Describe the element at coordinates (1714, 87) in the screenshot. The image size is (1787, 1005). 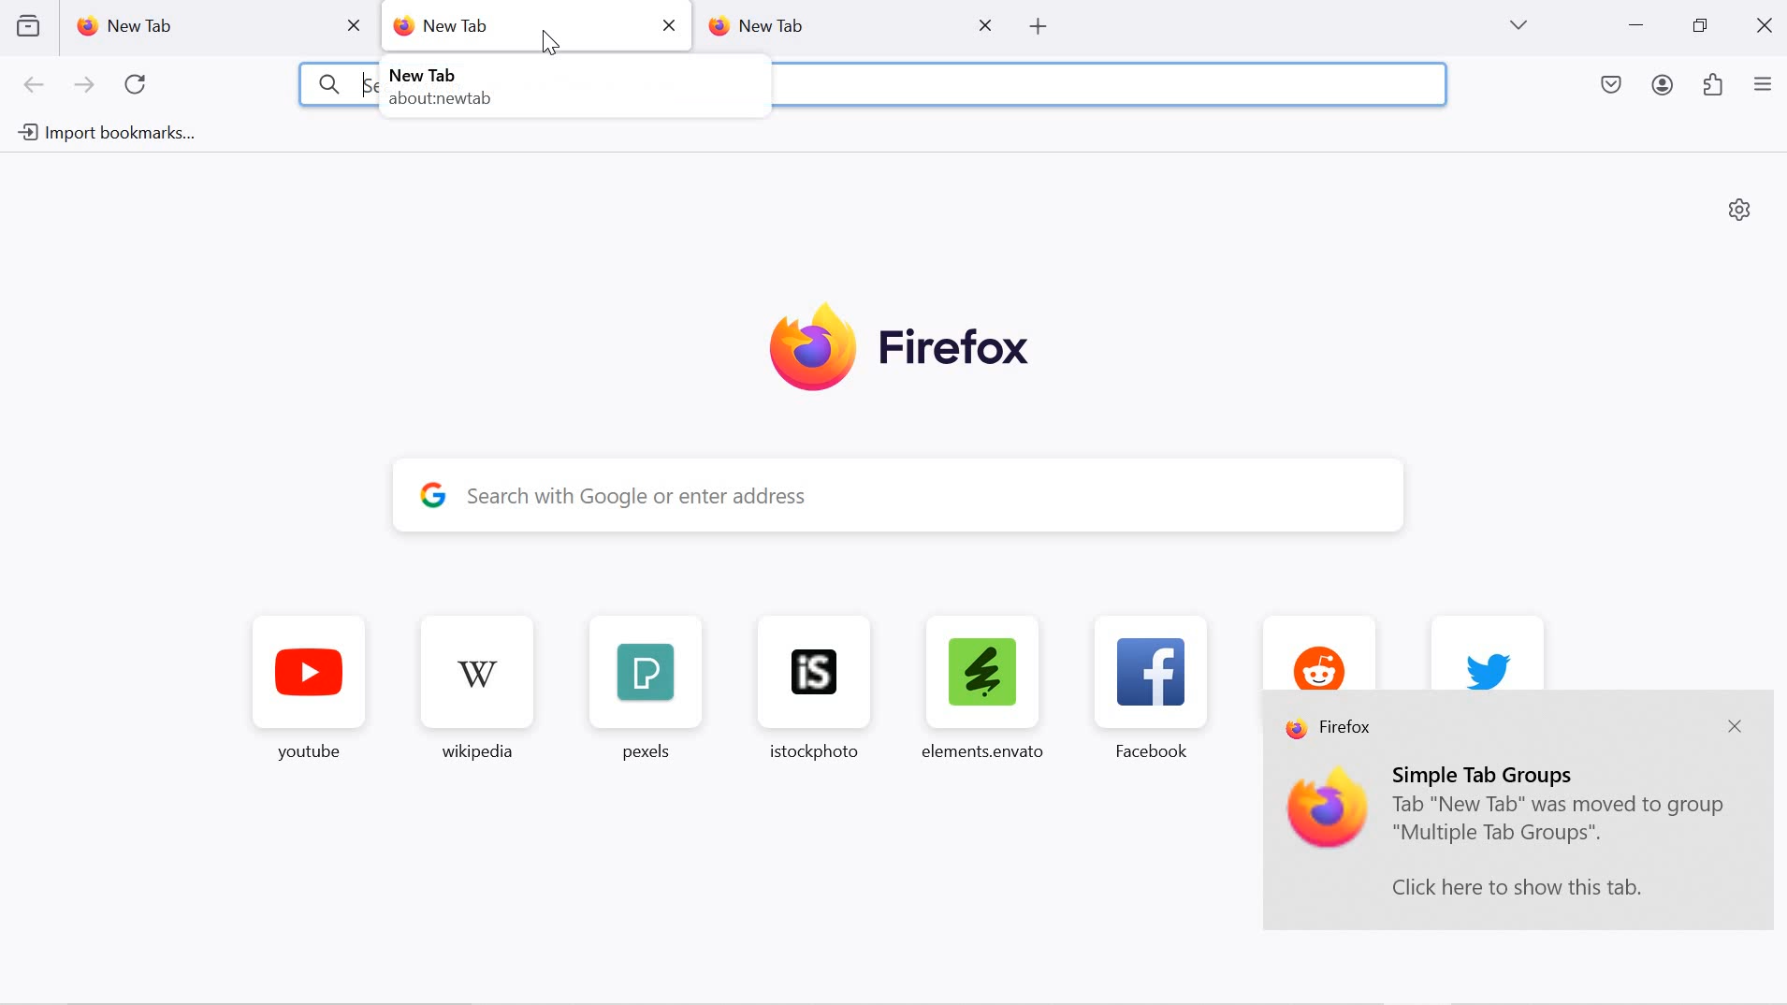
I see `extensions` at that location.